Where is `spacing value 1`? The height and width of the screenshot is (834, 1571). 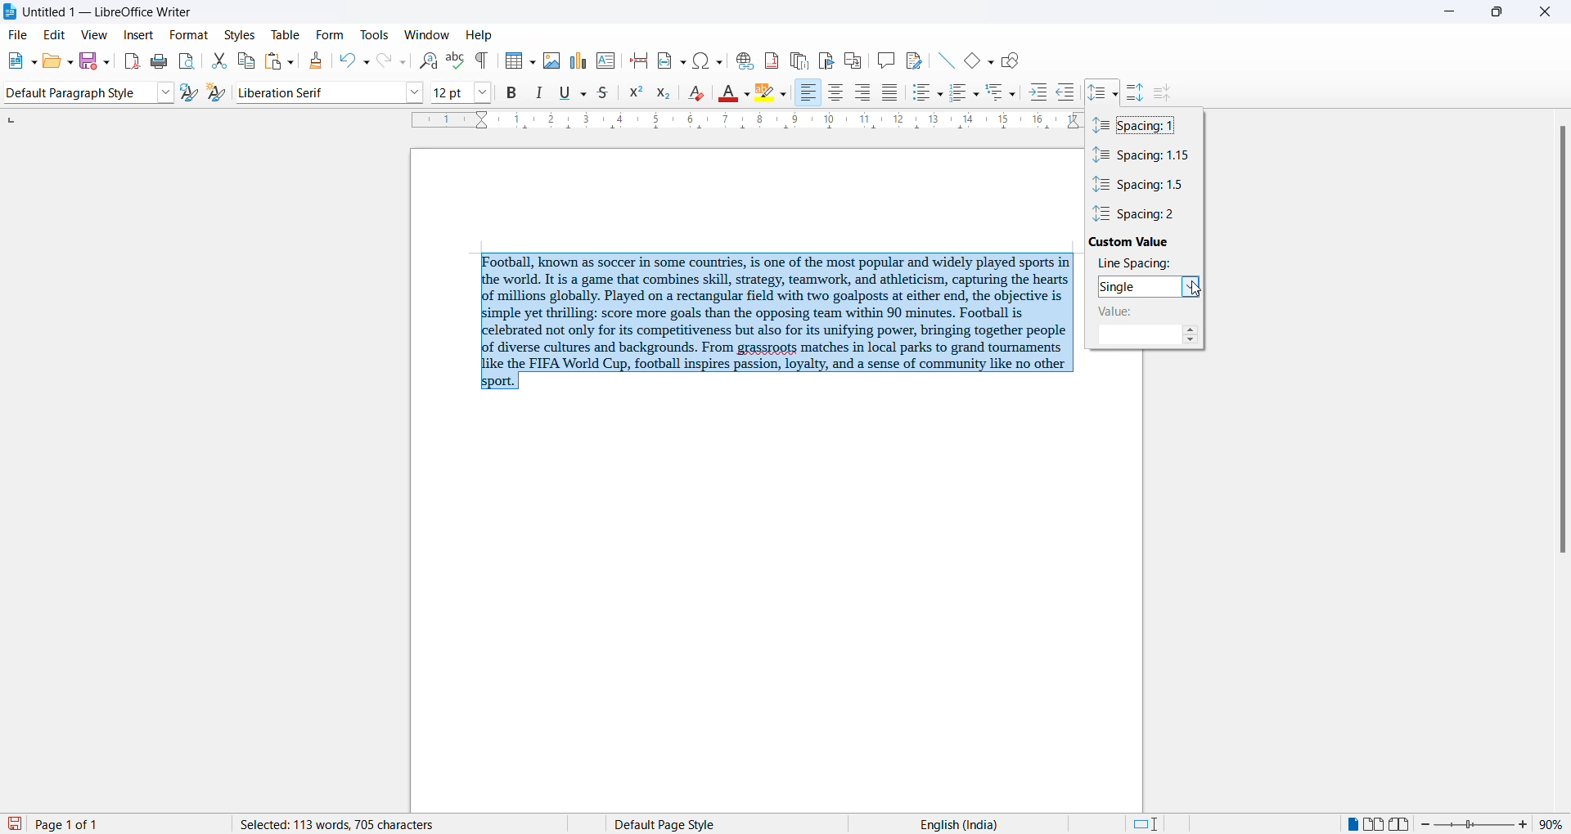
spacing value 1 is located at coordinates (1143, 125).